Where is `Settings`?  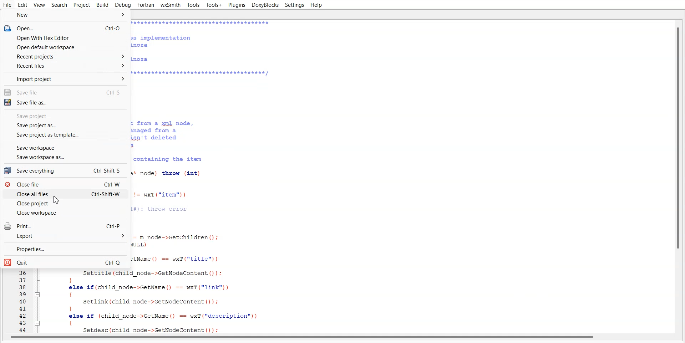
Settings is located at coordinates (294, 5).